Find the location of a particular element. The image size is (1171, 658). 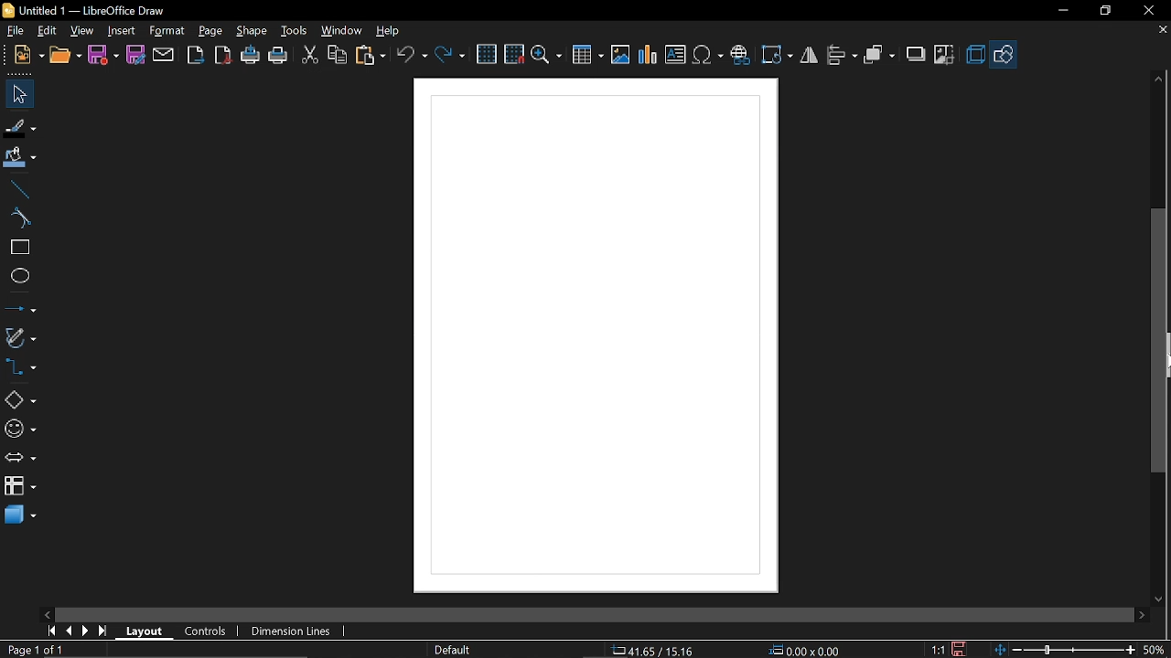

redo is located at coordinates (450, 57).